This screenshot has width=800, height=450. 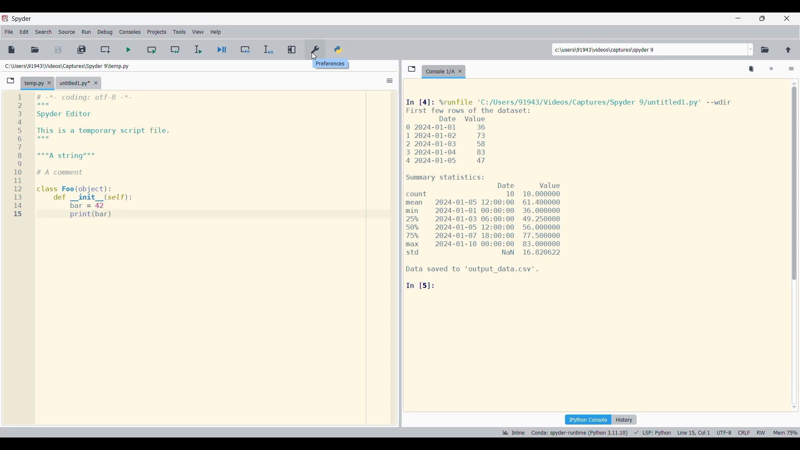 I want to click on Current tab, so click(x=439, y=72).